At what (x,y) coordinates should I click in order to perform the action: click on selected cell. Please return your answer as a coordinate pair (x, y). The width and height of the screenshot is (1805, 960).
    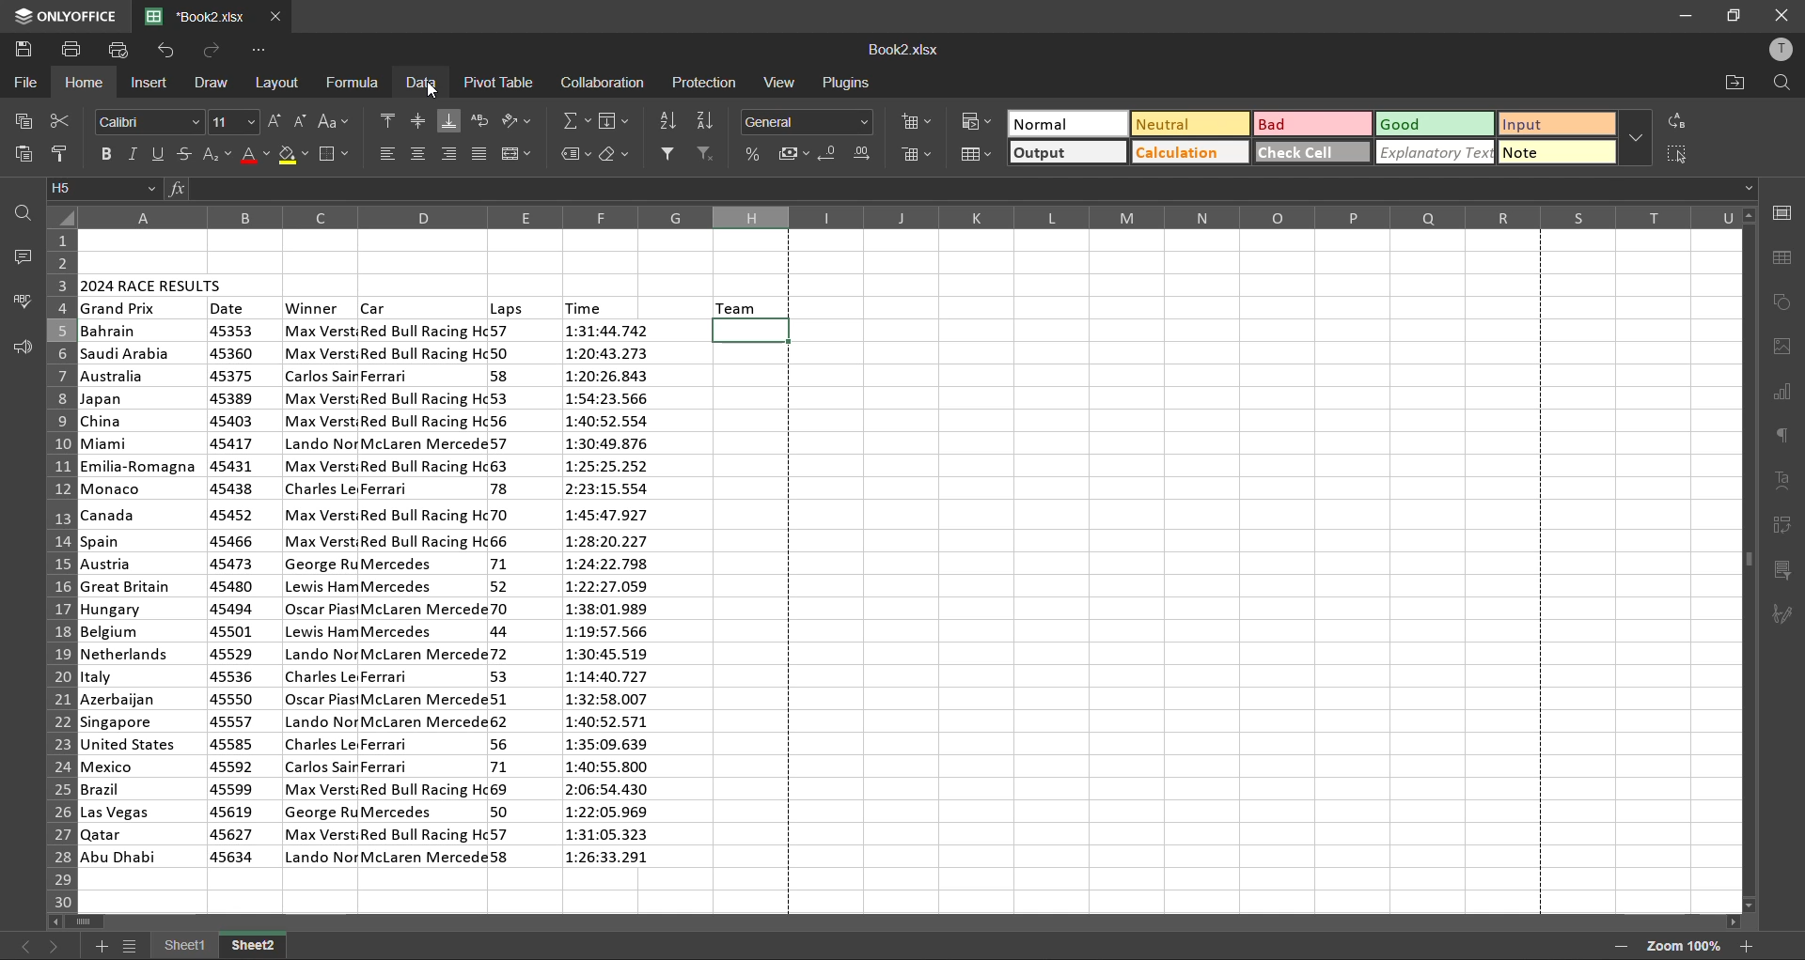
    Looking at the image, I should click on (754, 331).